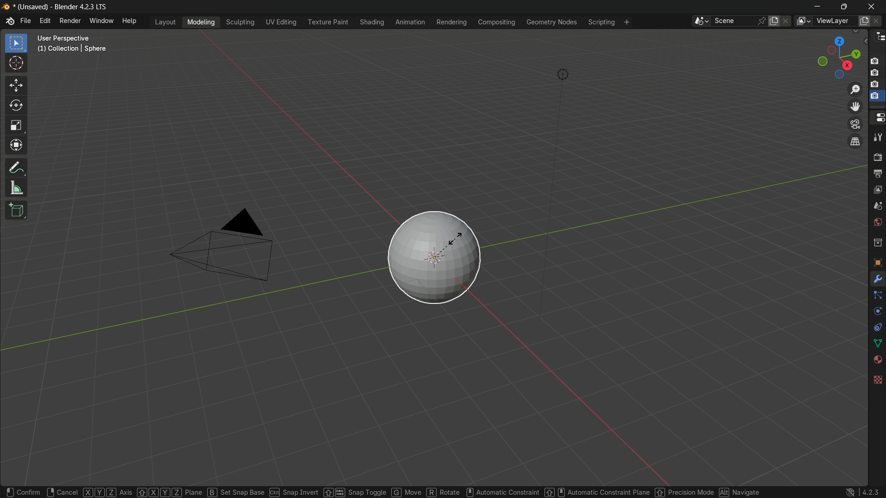 This screenshot has height=498, width=886. Describe the element at coordinates (877, 73) in the screenshot. I see `capture` at that location.